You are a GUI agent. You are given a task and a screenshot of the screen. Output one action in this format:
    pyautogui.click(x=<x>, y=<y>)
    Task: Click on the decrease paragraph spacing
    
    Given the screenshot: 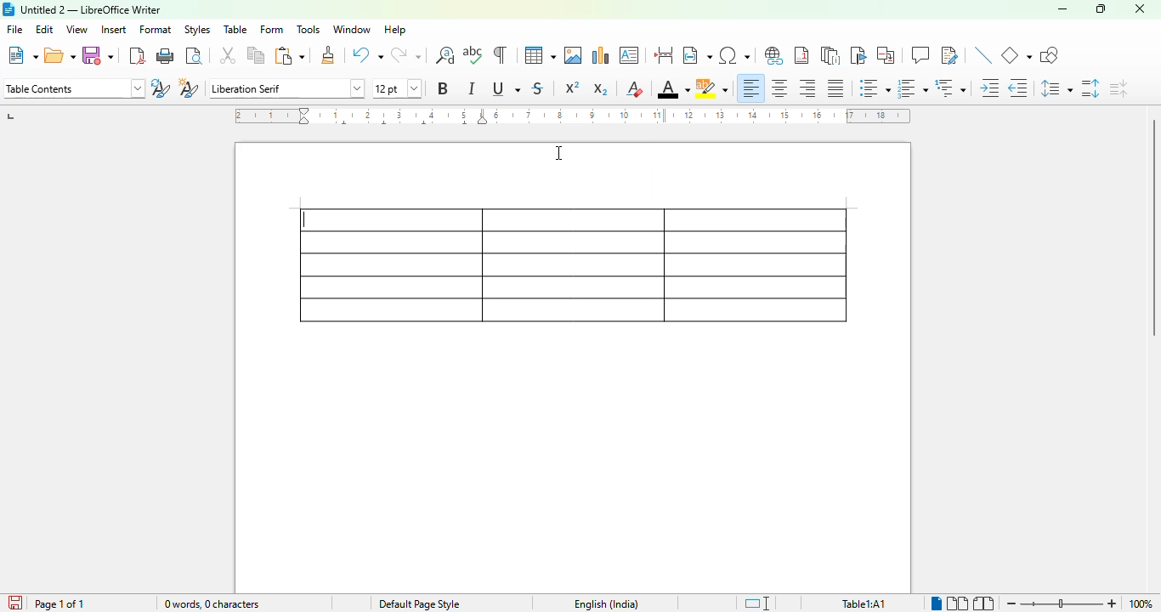 What is the action you would take?
    pyautogui.click(x=1119, y=88)
    